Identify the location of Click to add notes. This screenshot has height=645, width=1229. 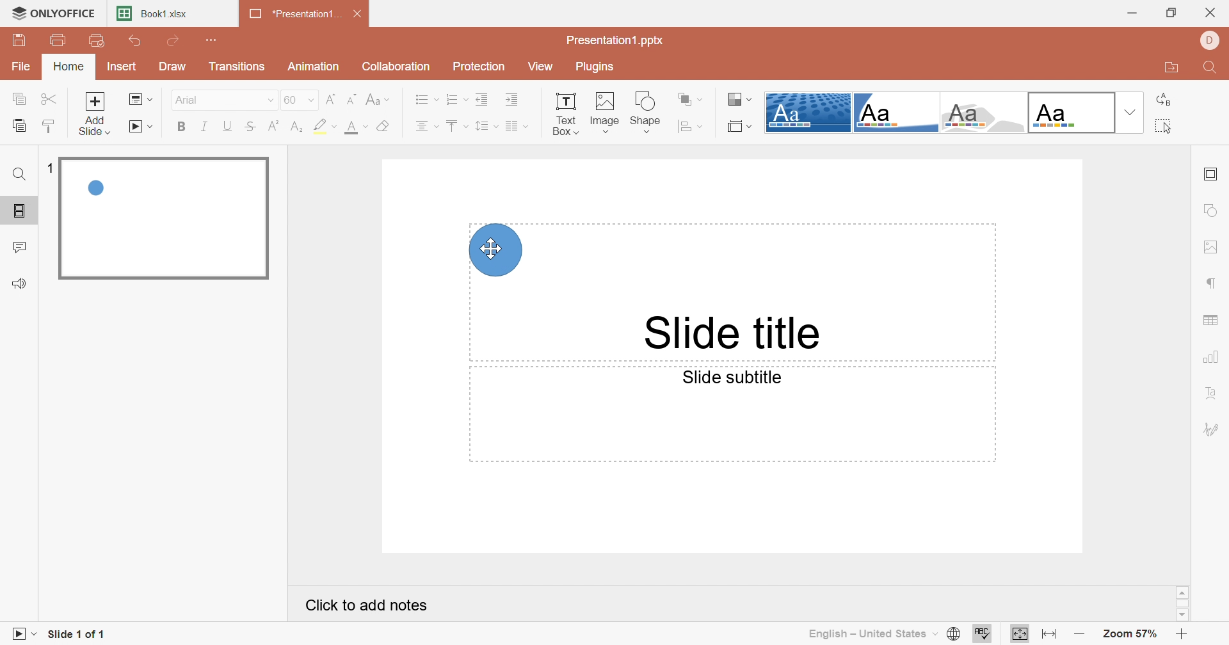
(369, 605).